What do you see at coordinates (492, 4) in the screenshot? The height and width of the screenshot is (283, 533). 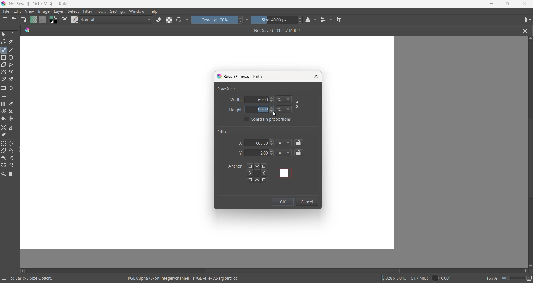 I see `minimize` at bounding box center [492, 4].